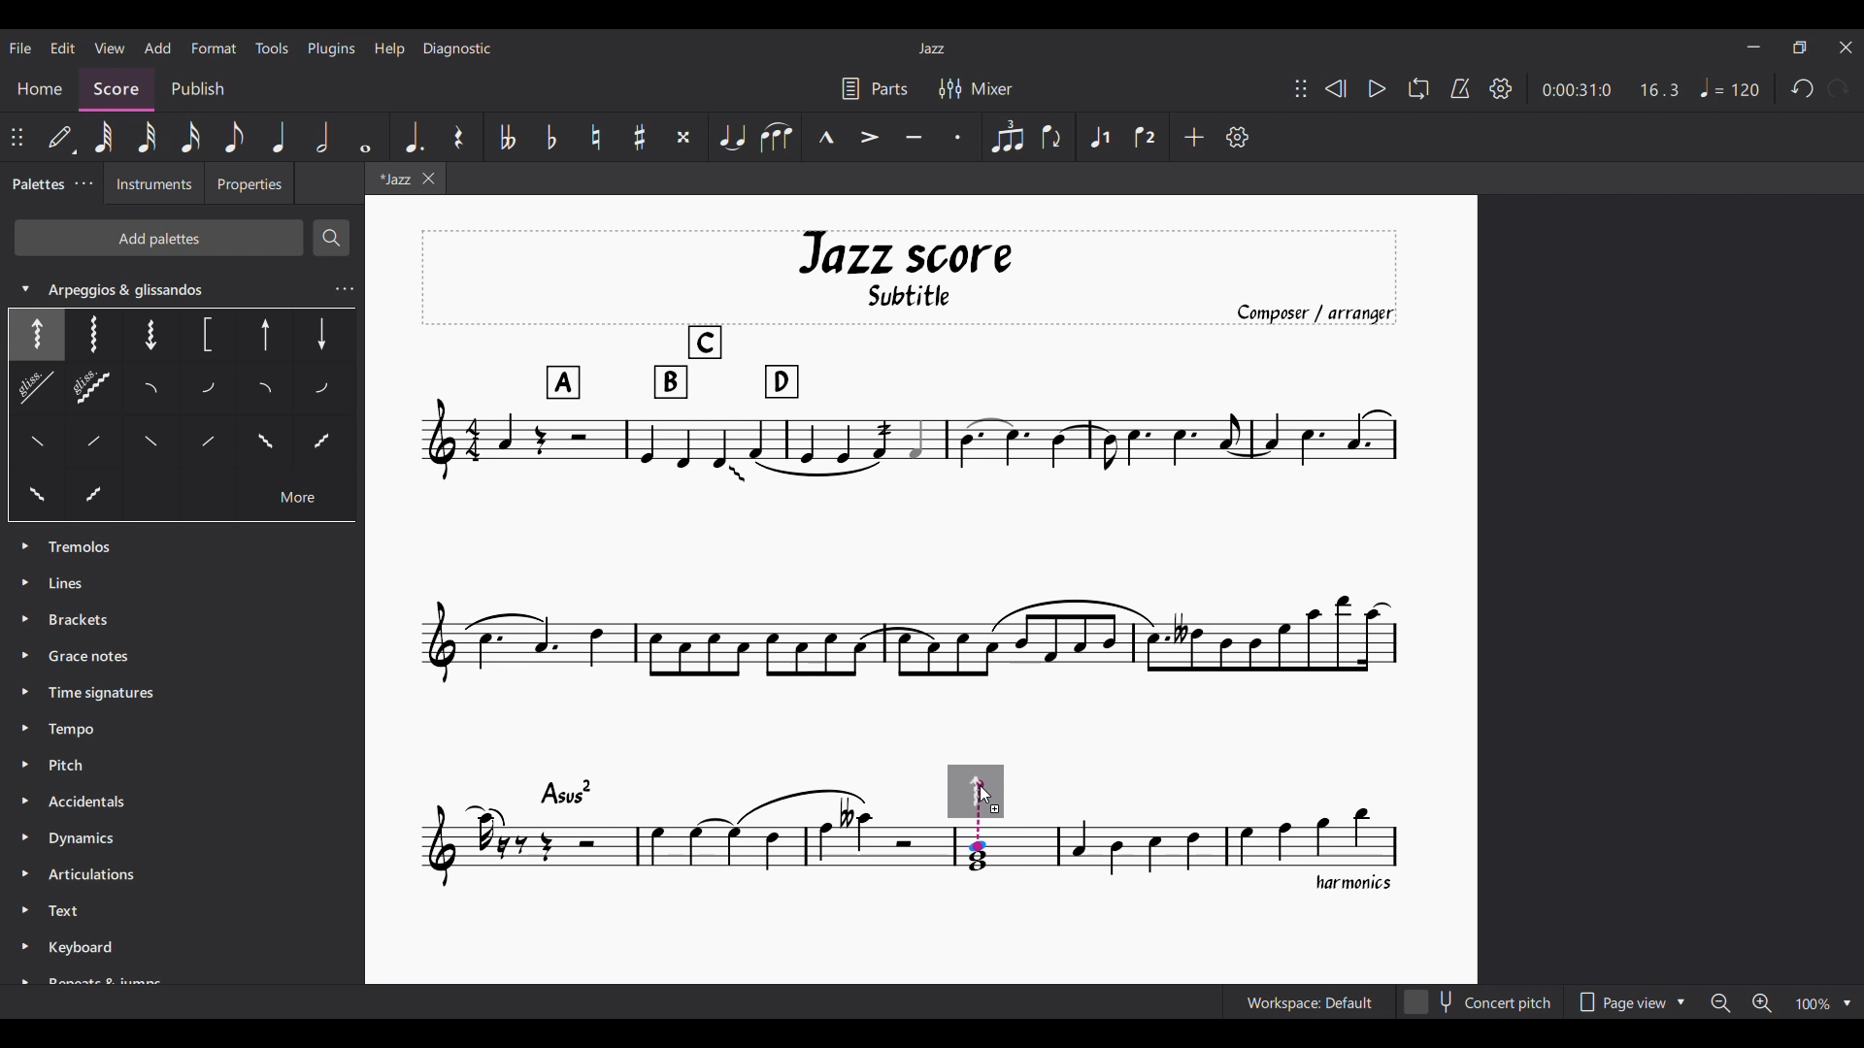 Image resolution: width=1864 pixels, height=1048 pixels. What do you see at coordinates (85, 840) in the screenshot?
I see `Dynamics` at bounding box center [85, 840].